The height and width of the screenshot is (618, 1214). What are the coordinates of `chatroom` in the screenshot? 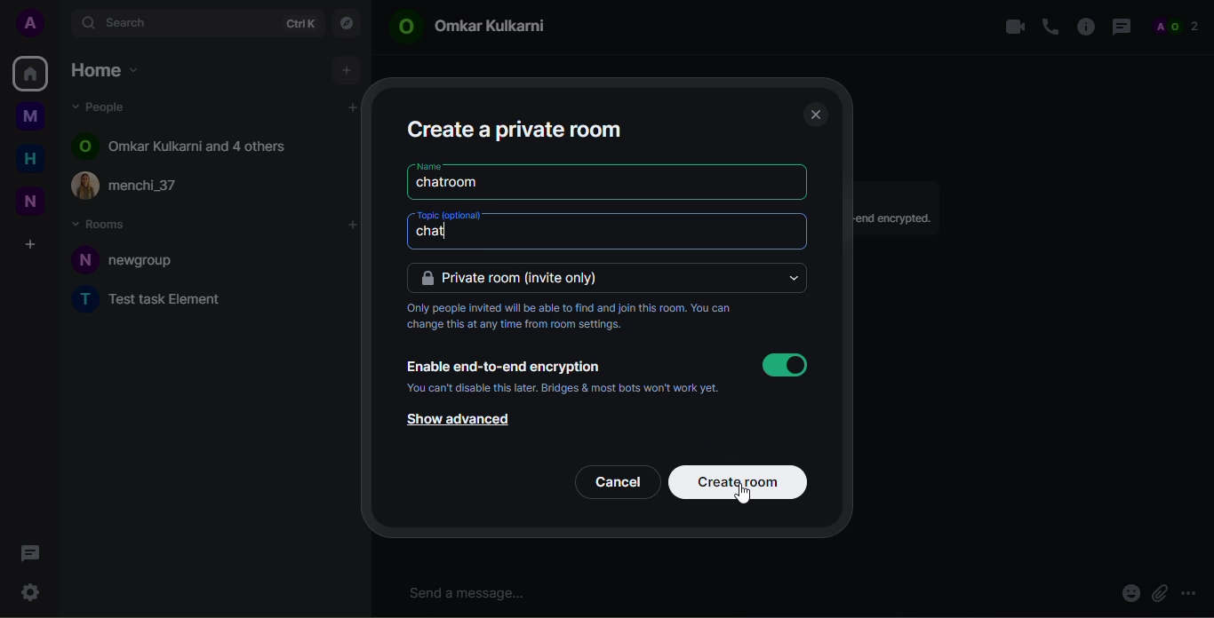 It's located at (451, 183).